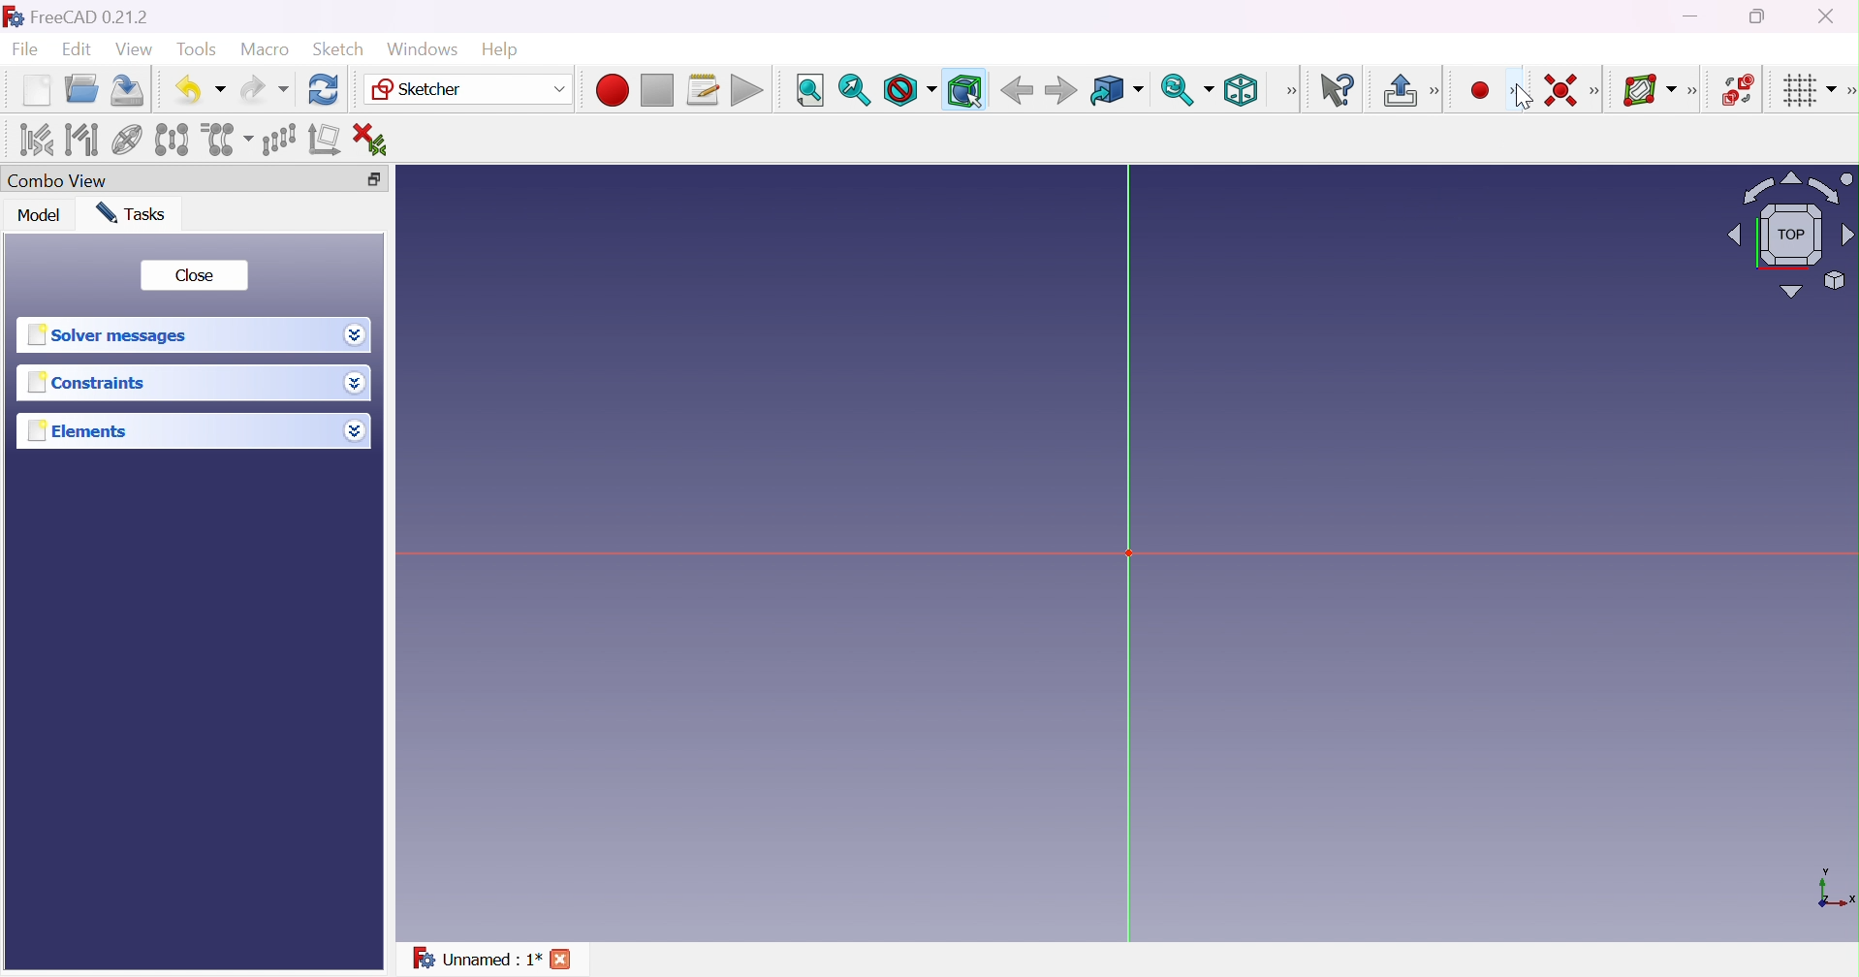 Image resolution: width=1859 pixels, height=977 pixels. Describe the element at coordinates (1740, 90) in the screenshot. I see `Switch virtual space` at that location.